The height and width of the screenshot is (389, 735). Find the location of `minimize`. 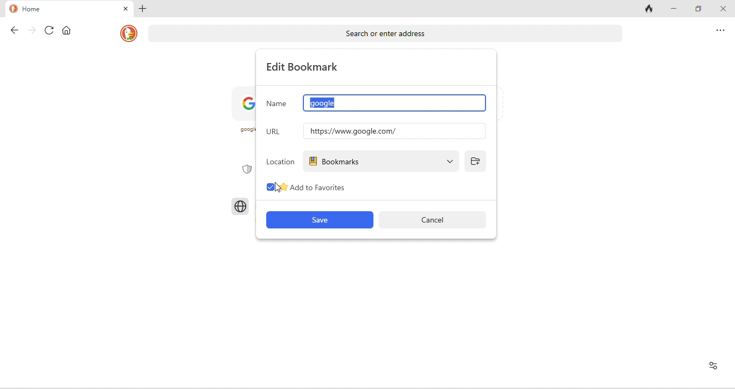

minimize is located at coordinates (672, 9).